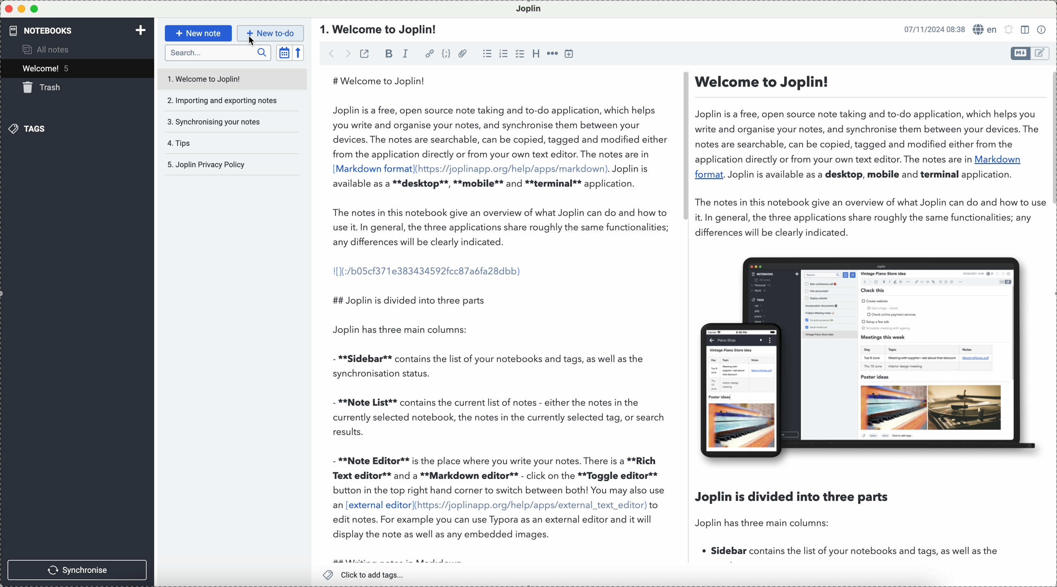  What do you see at coordinates (406, 54) in the screenshot?
I see `italic` at bounding box center [406, 54].